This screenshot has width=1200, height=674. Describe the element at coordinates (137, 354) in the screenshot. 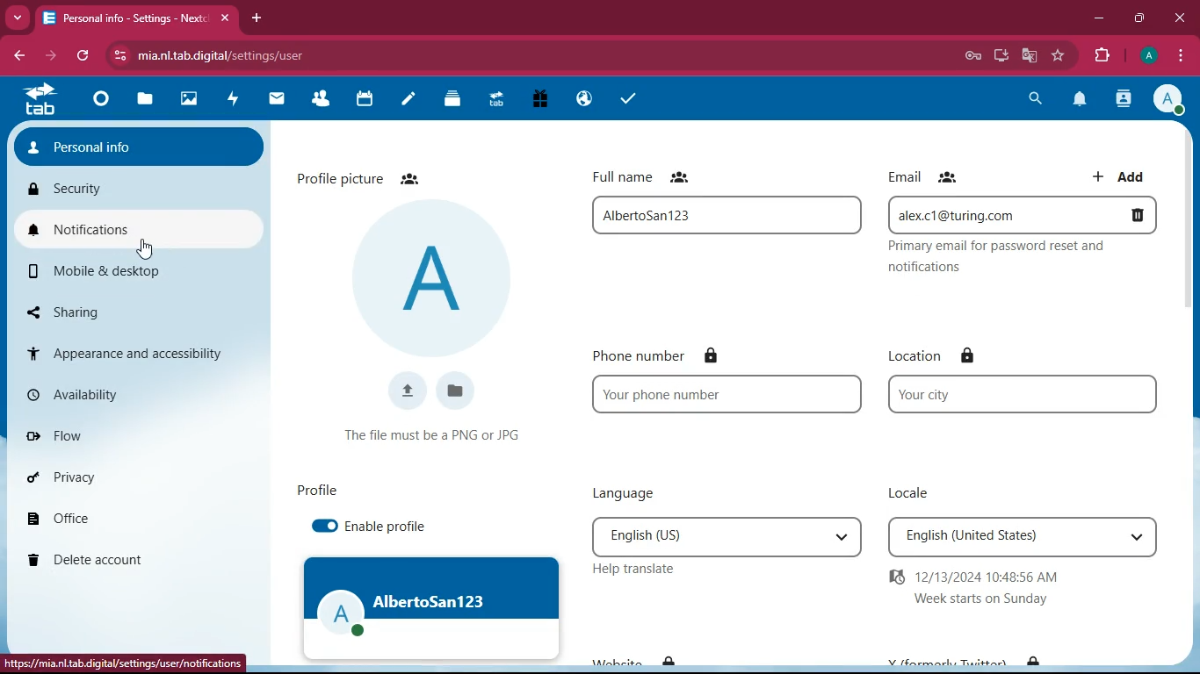

I see `appearance and accessibility` at that location.